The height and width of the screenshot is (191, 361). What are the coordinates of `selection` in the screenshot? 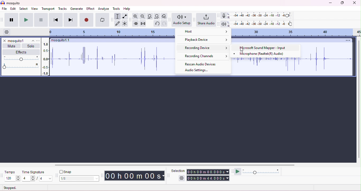 It's located at (117, 16).